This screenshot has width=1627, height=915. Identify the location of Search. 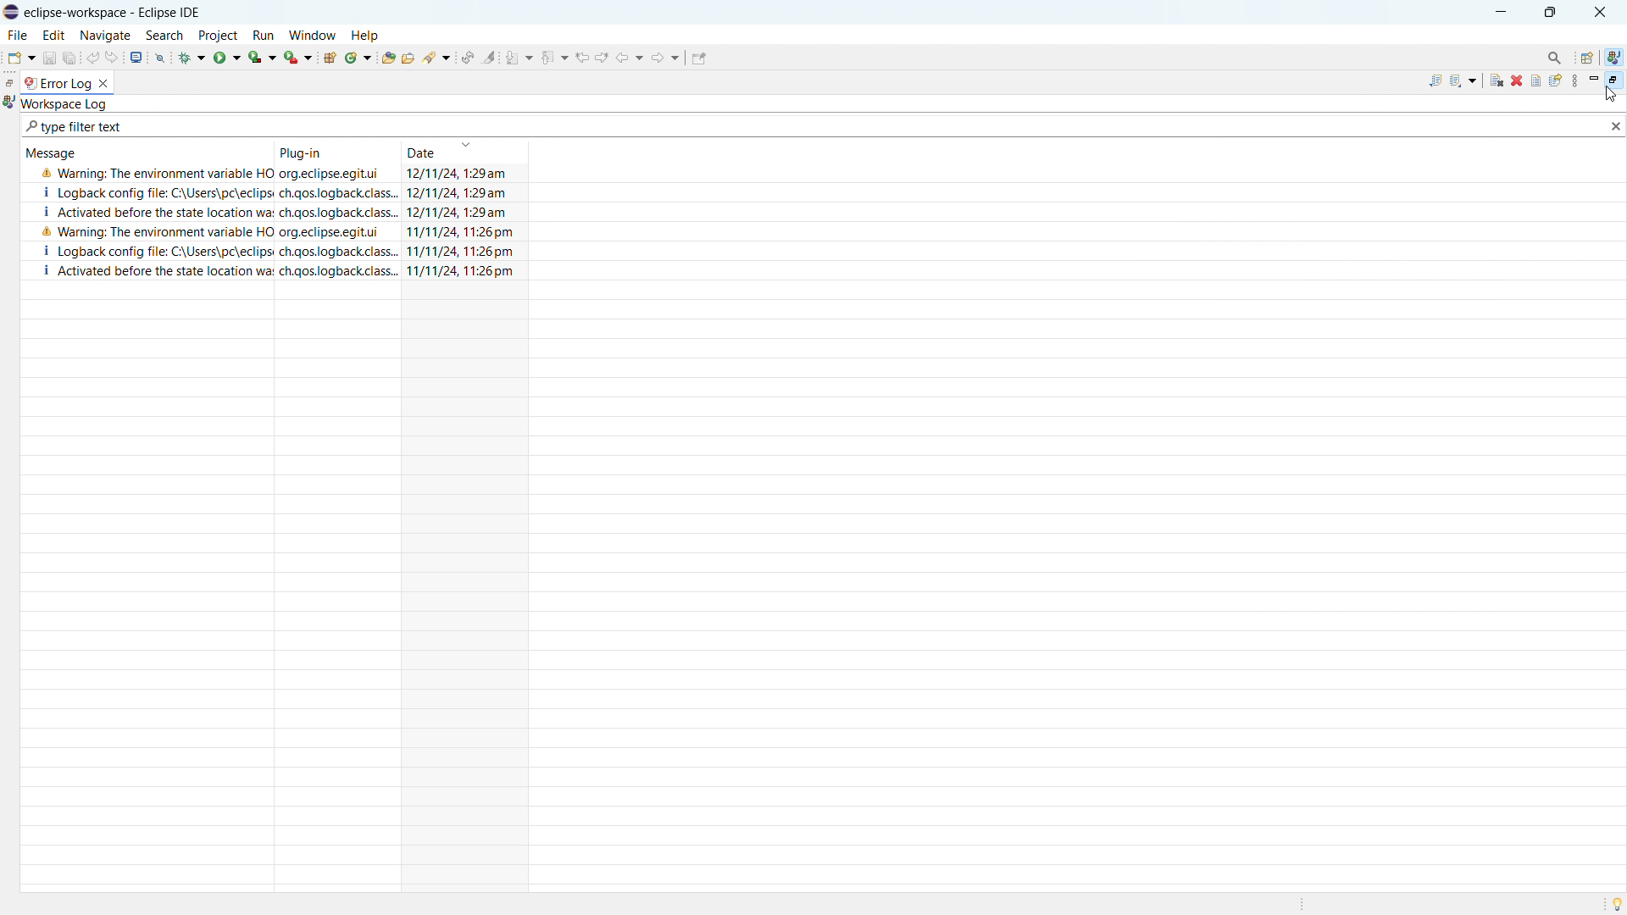
(1551, 55).